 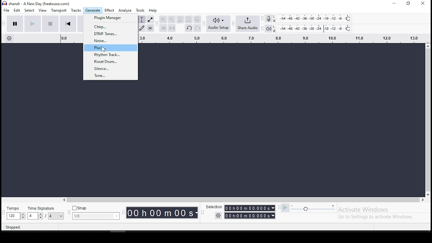 I want to click on record meter, so click(x=268, y=19).